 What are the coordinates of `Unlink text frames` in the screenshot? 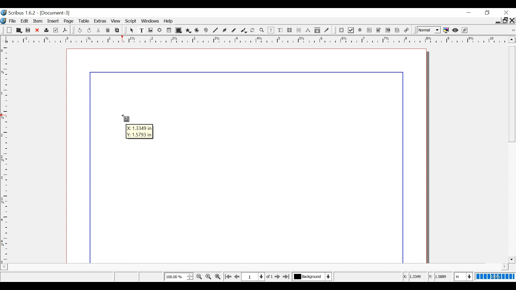 It's located at (299, 30).